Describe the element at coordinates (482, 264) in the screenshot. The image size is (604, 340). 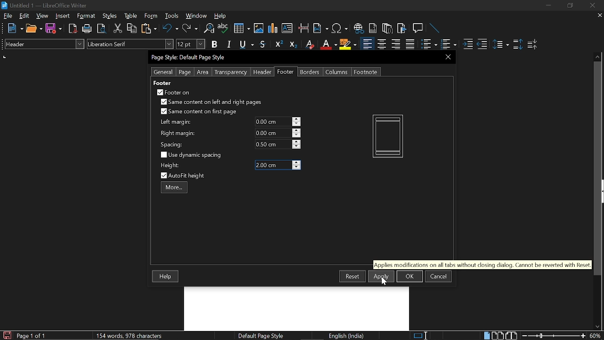
I see `applies modifications on all tabs without closing dialog. Cannot be reverted with reset` at that location.